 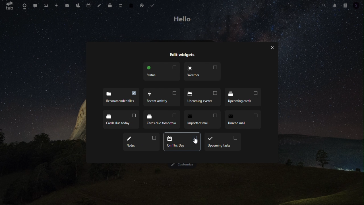 What do you see at coordinates (10, 6) in the screenshot?
I see `tab` at bounding box center [10, 6].